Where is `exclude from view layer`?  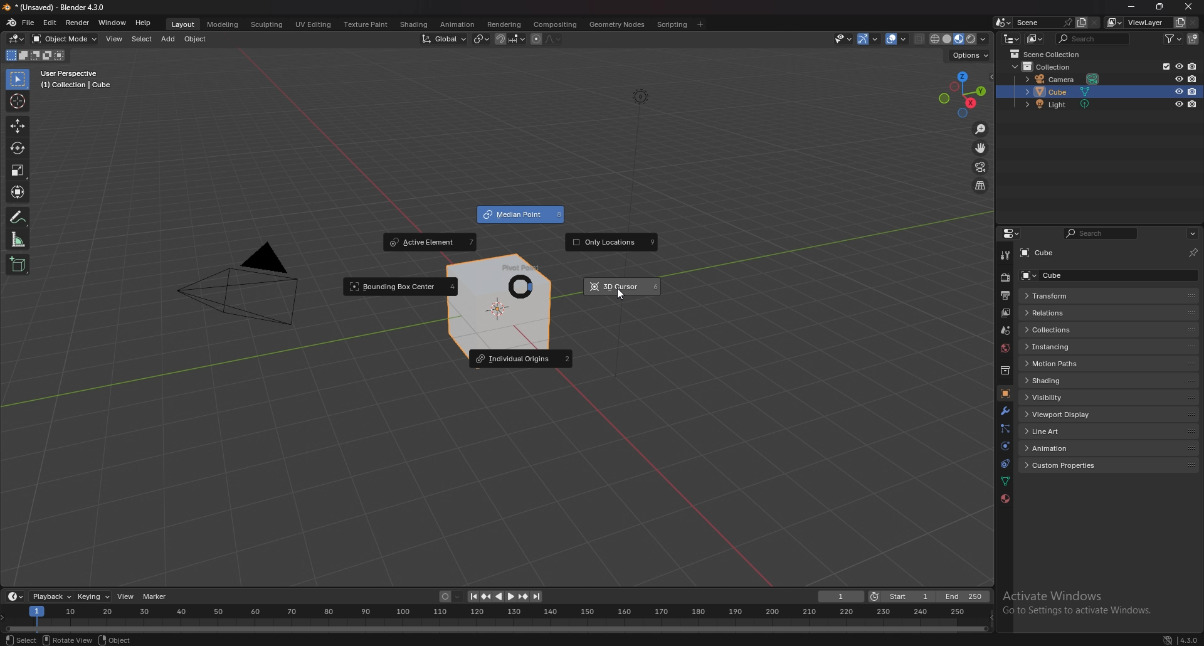 exclude from view layer is located at coordinates (1164, 66).